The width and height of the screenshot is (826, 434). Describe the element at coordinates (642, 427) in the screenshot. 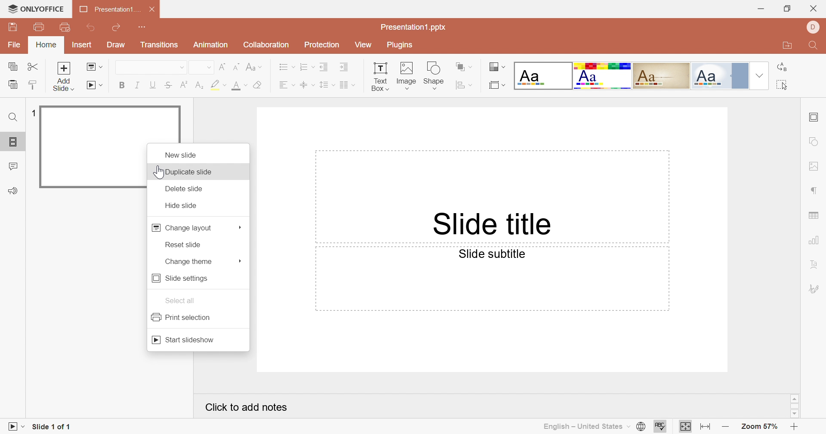

I see `Set document language` at that location.